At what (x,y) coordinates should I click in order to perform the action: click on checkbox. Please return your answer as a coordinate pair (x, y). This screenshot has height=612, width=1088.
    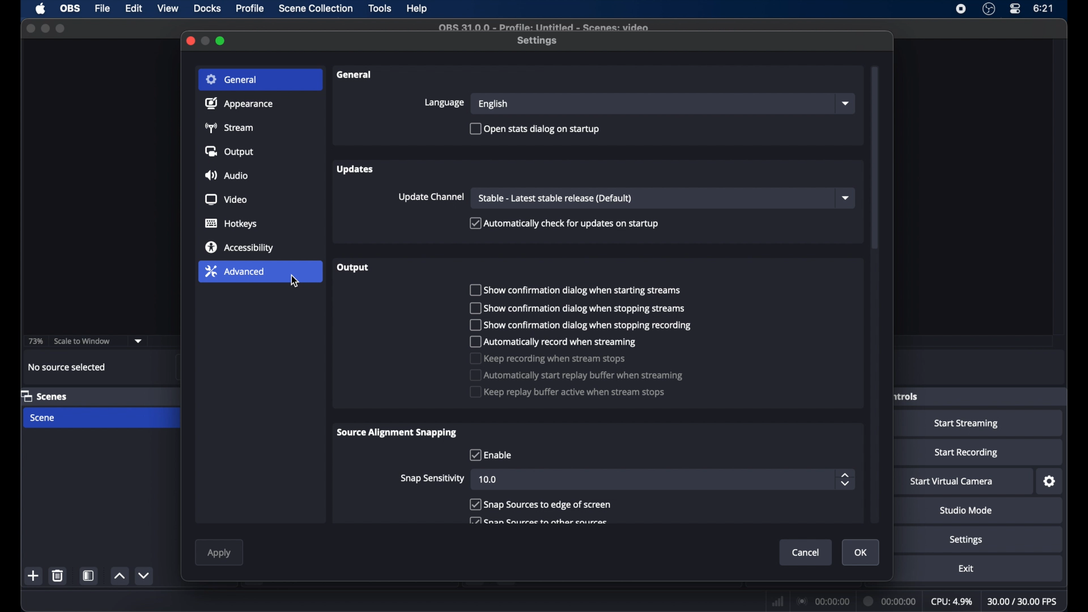
    Looking at the image, I should click on (490, 454).